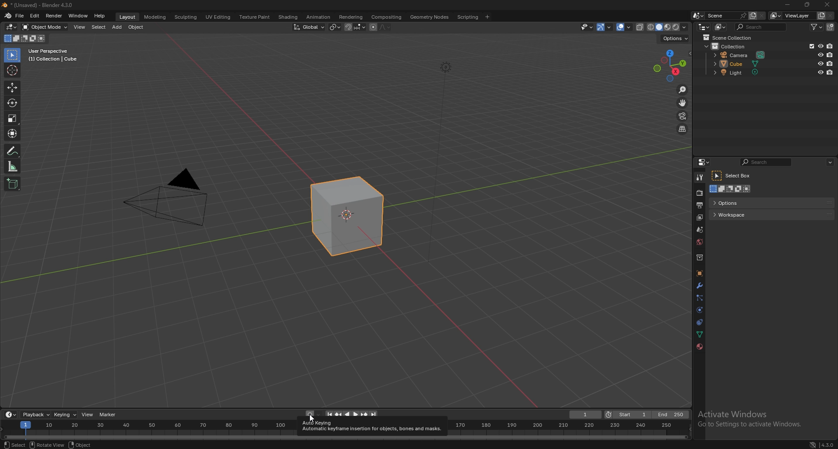  Describe the element at coordinates (697, 15) in the screenshot. I see `browse scene` at that location.